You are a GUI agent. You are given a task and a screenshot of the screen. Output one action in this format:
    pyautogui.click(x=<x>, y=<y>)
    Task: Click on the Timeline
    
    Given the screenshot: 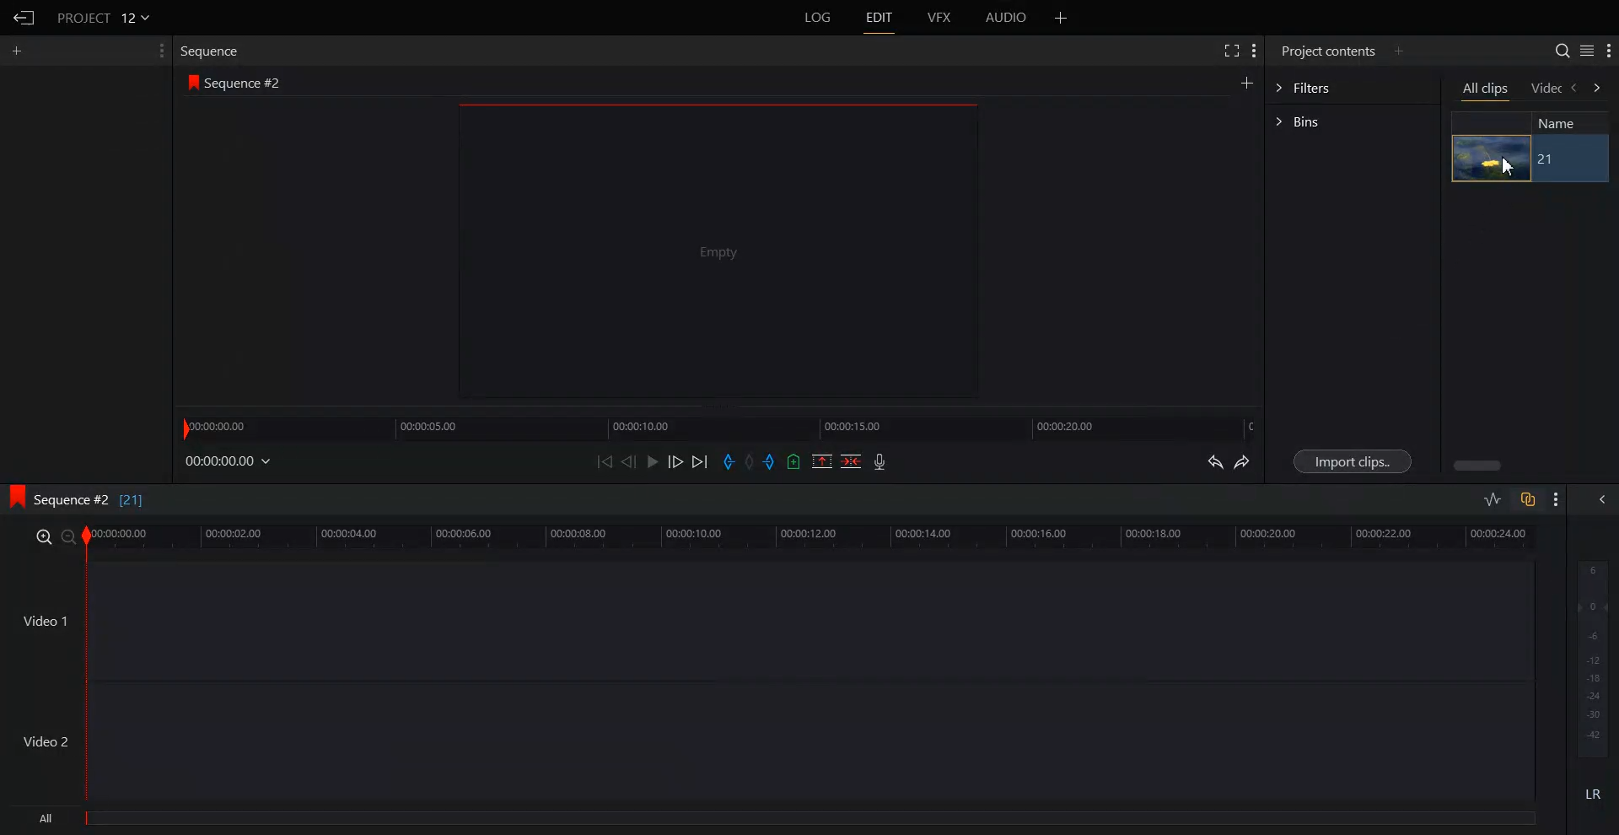 What is the action you would take?
    pyautogui.click(x=720, y=426)
    